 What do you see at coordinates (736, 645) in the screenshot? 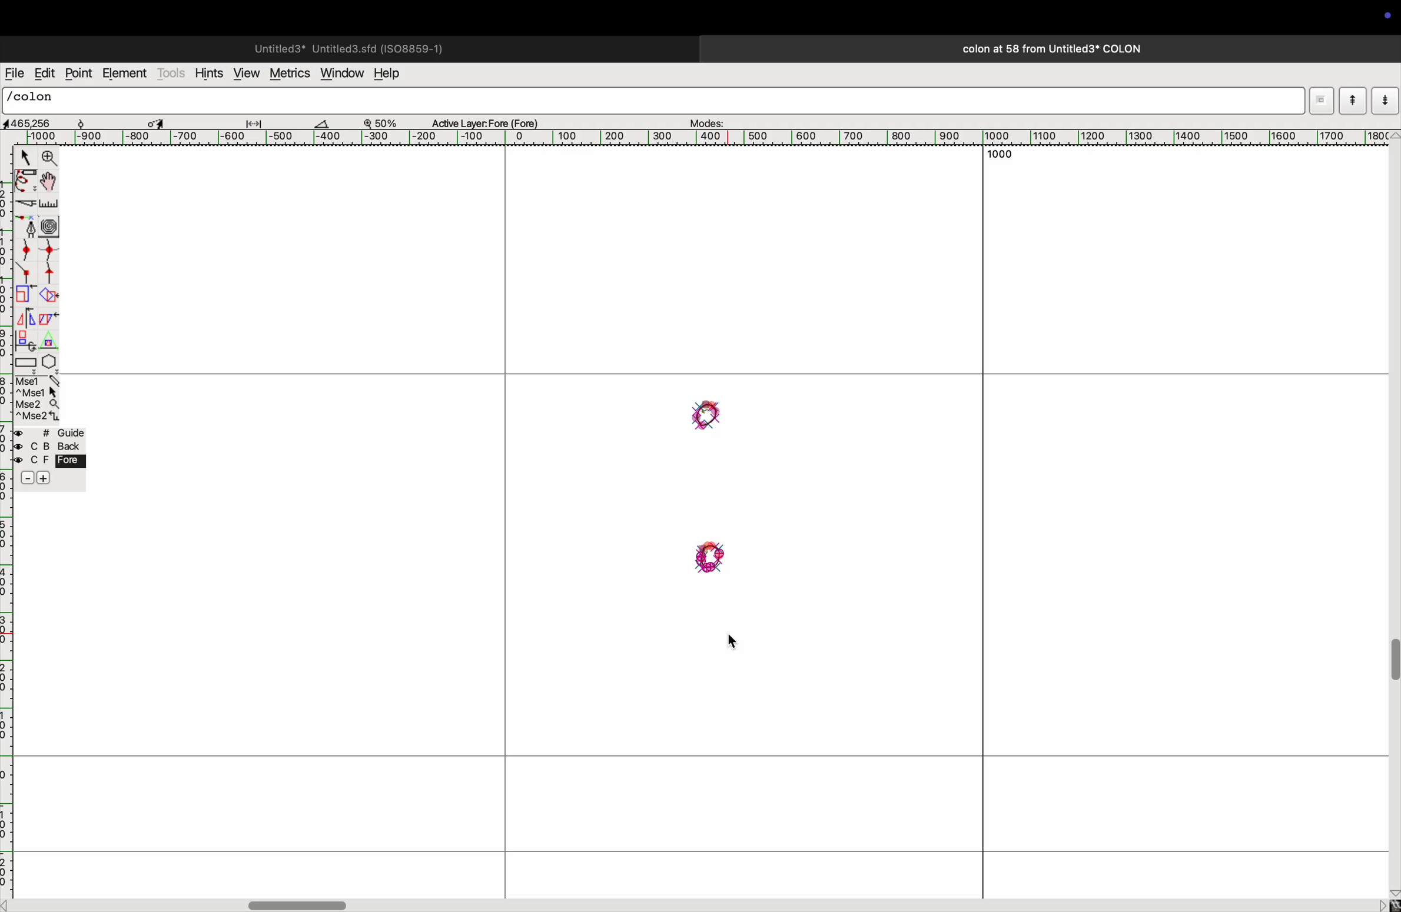
I see `cursor` at bounding box center [736, 645].